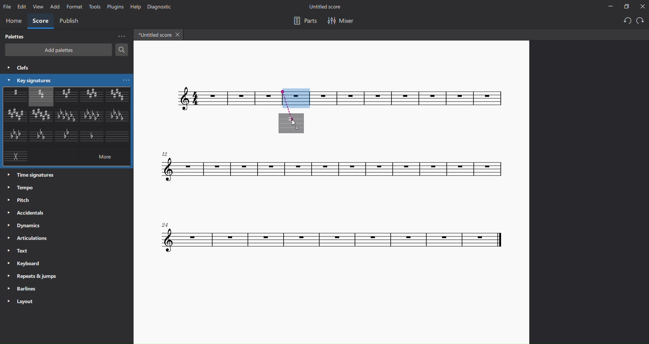 The image size is (649, 344). What do you see at coordinates (29, 175) in the screenshot?
I see `time signatures` at bounding box center [29, 175].